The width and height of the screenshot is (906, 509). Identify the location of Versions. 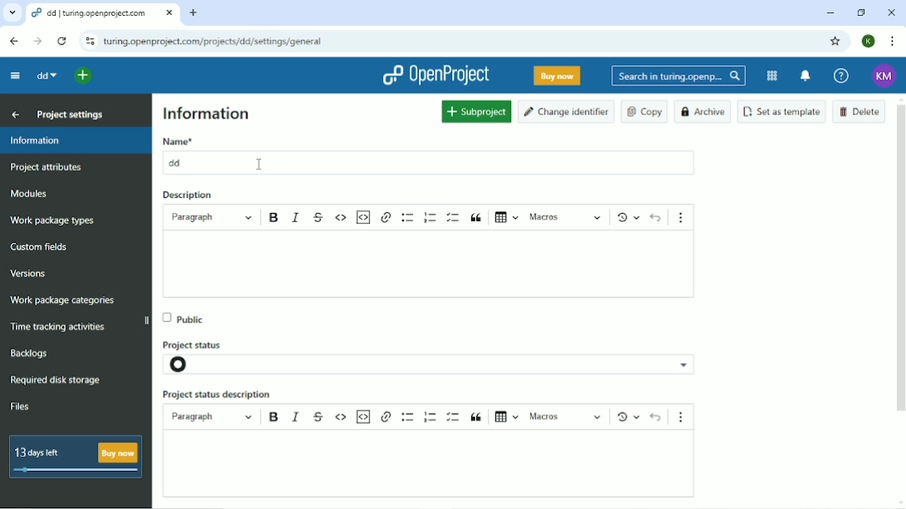
(28, 274).